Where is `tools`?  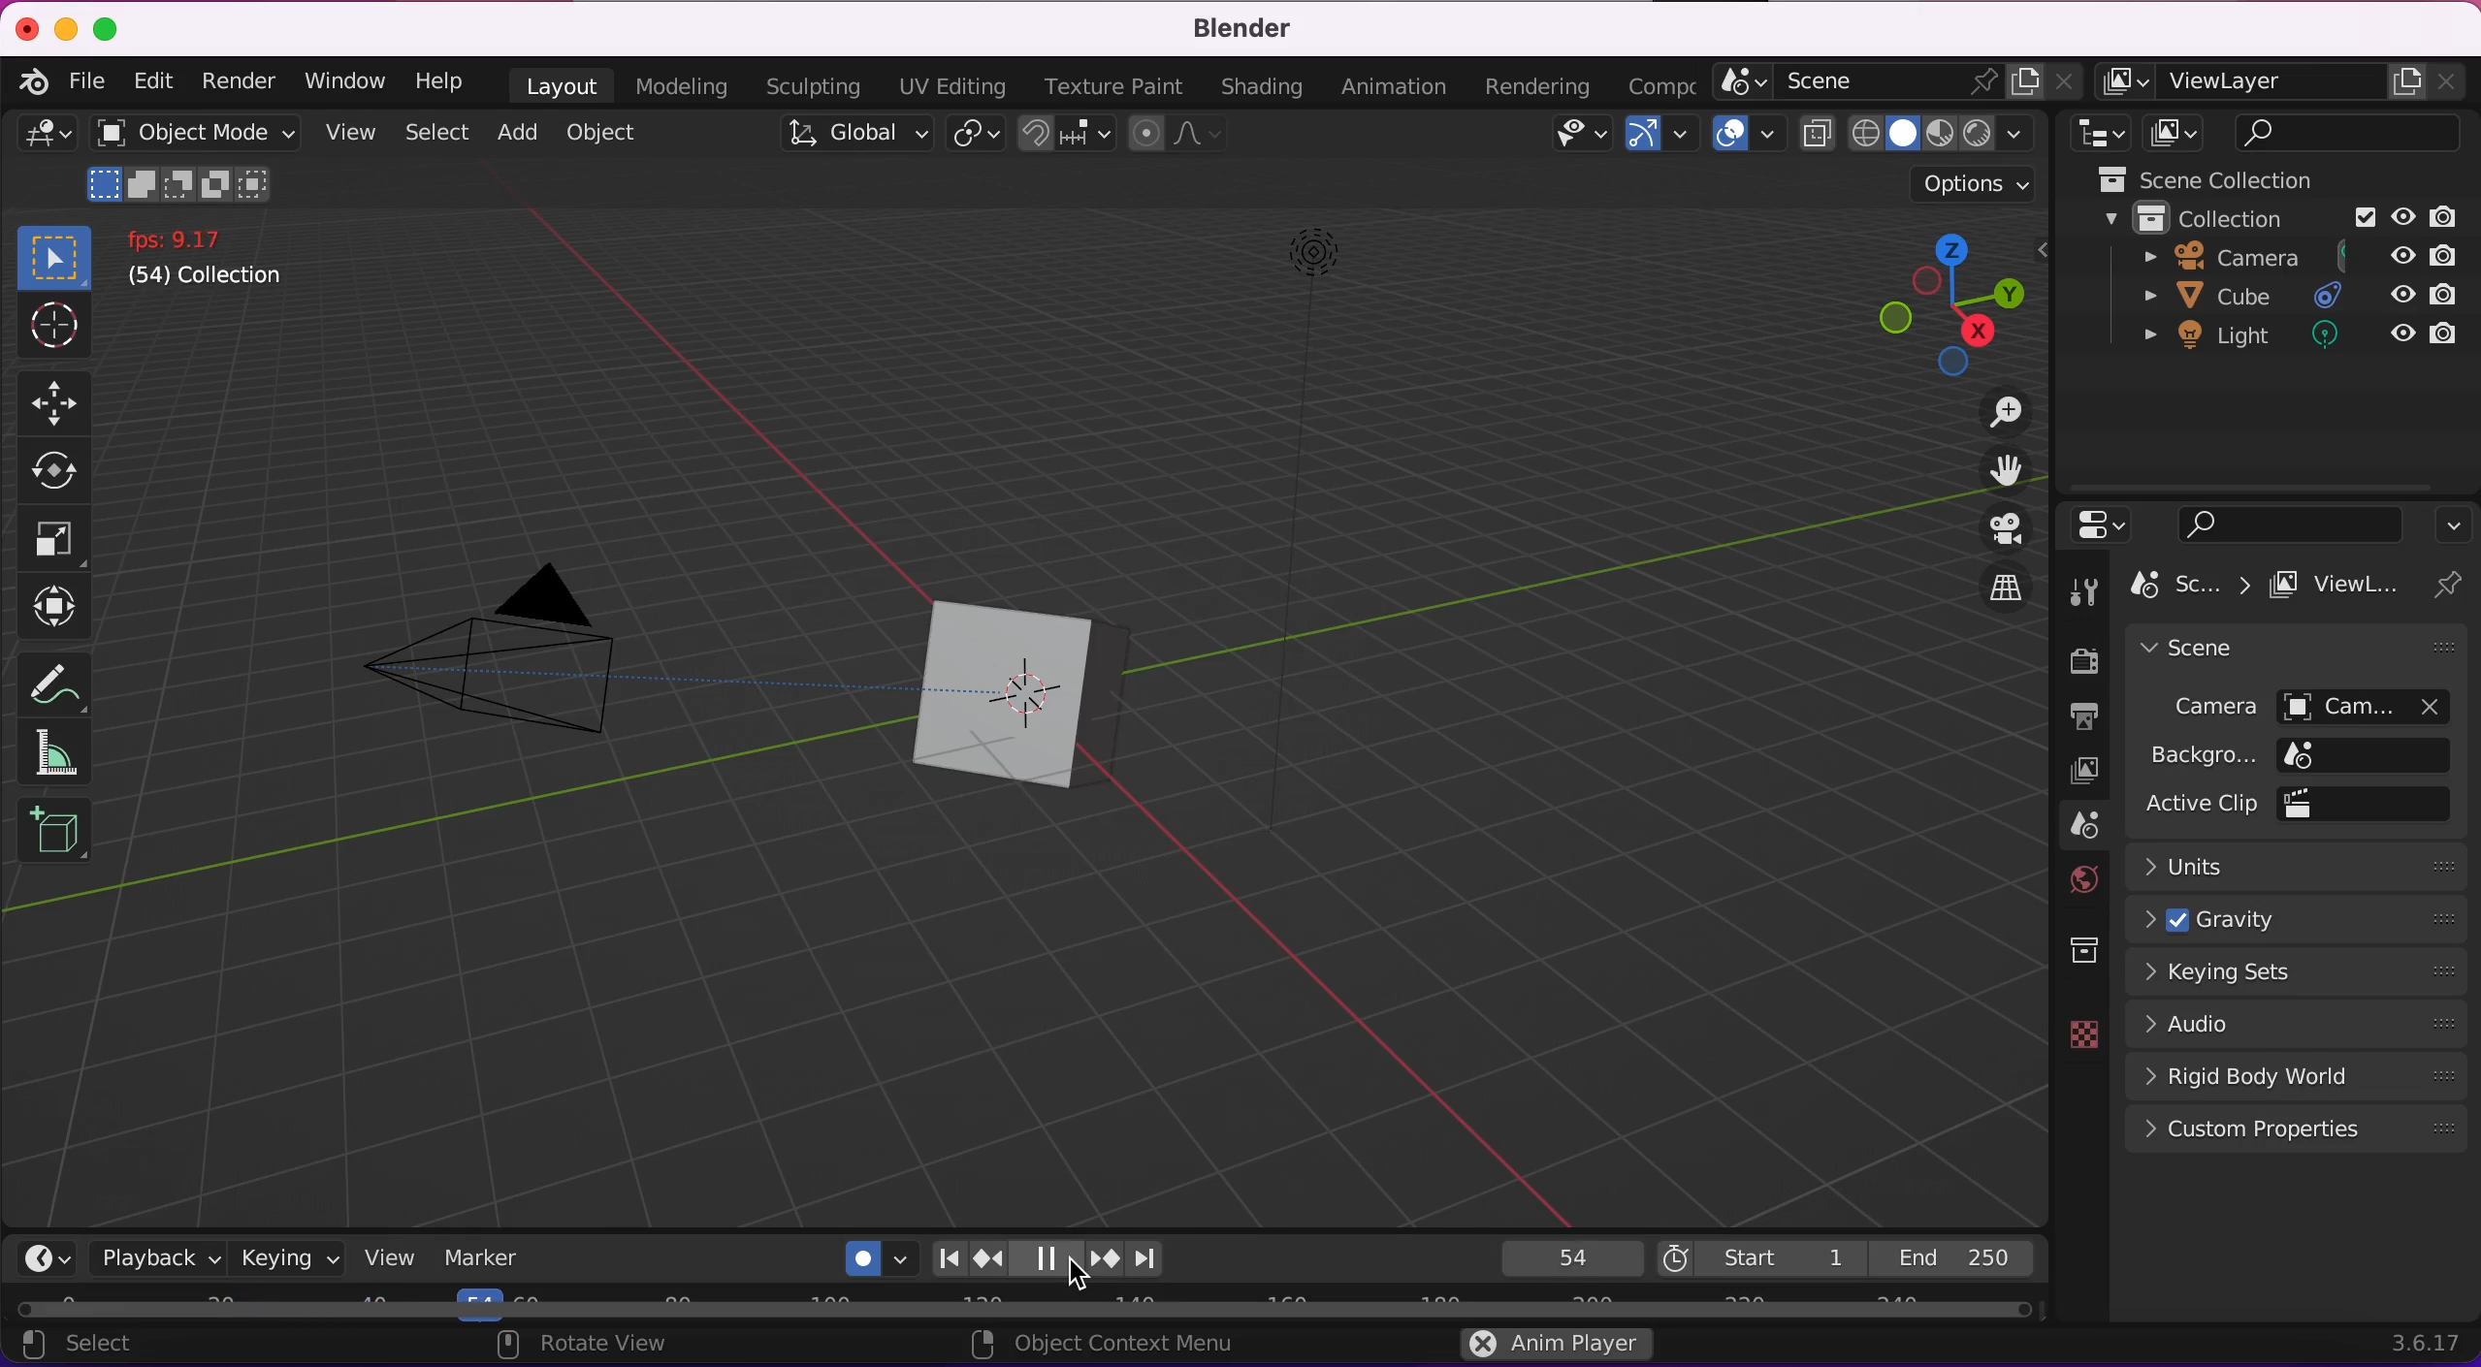 tools is located at coordinates (2081, 590).